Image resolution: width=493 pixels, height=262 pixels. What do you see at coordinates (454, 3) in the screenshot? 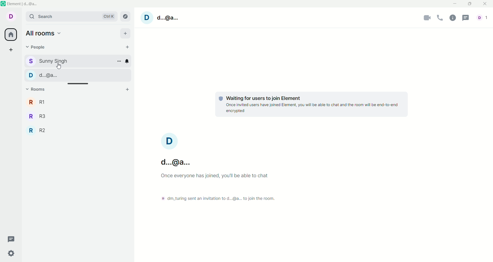
I see `minimize` at bounding box center [454, 3].